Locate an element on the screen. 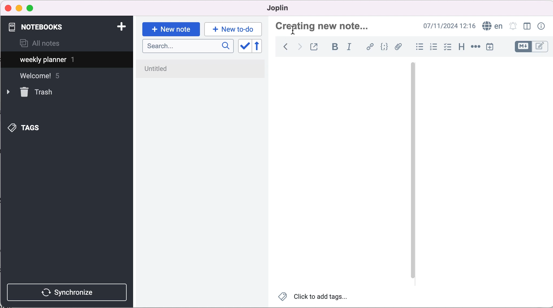 This screenshot has width=553, height=308. welcome! 5 is located at coordinates (45, 78).